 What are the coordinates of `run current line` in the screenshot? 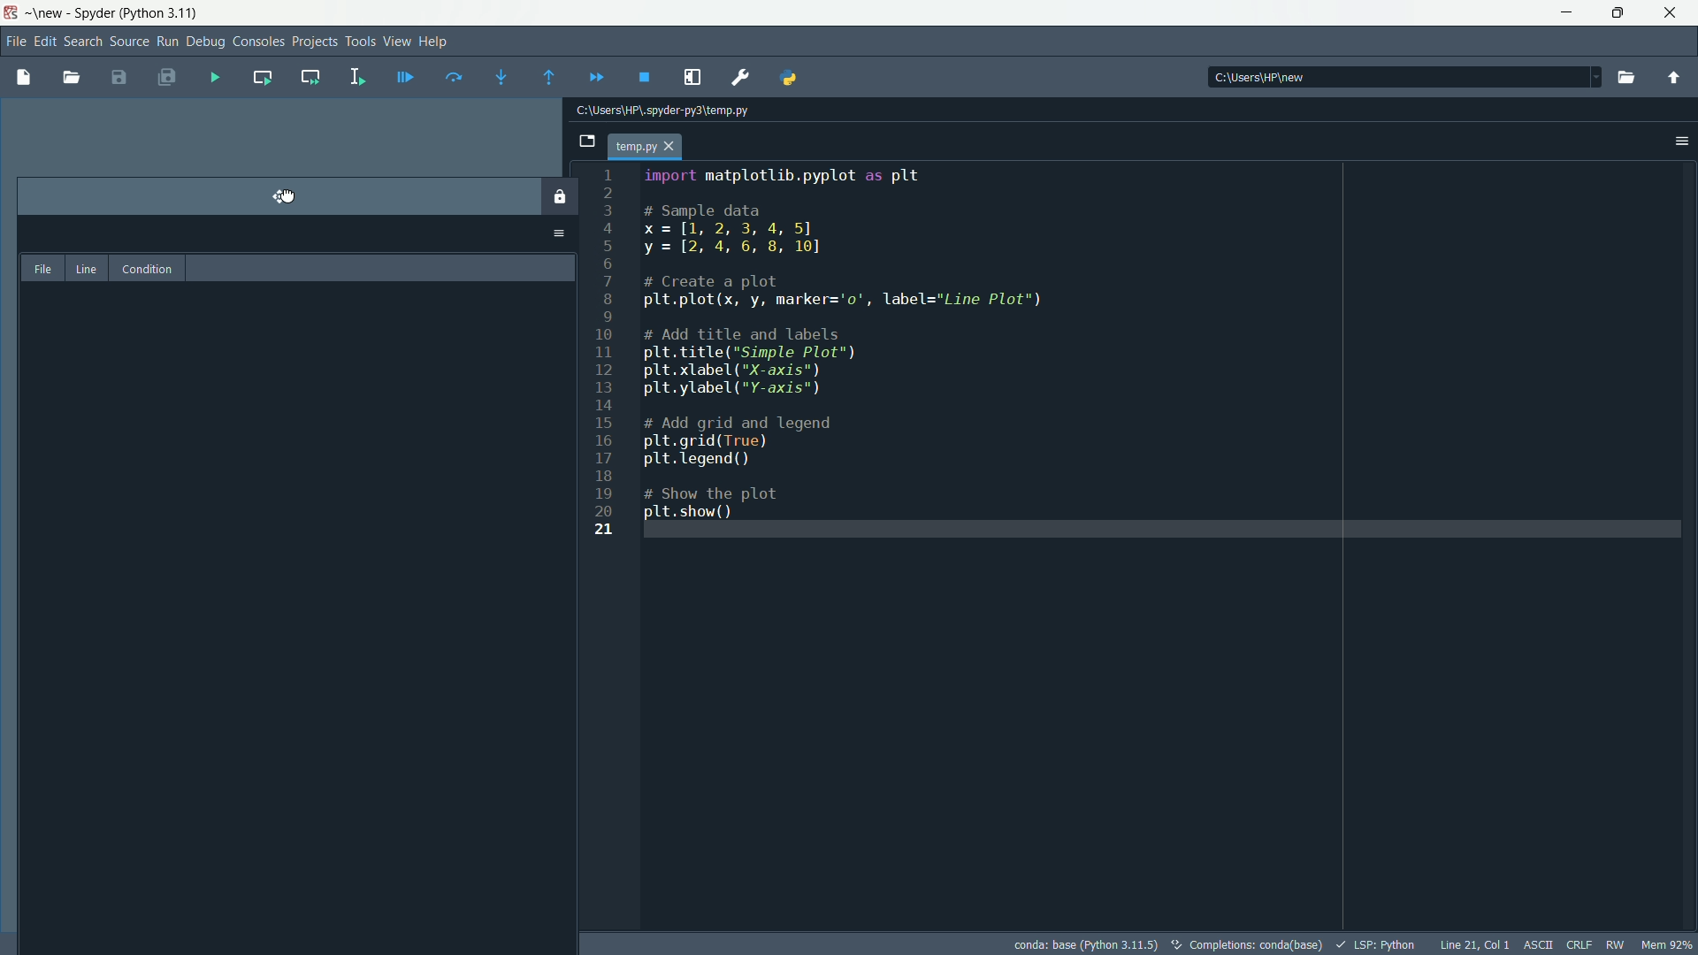 It's located at (450, 76).